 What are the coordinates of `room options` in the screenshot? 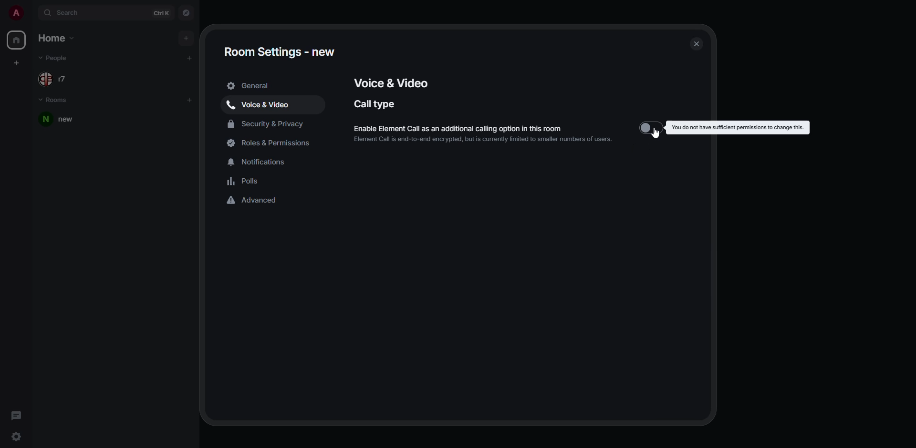 It's located at (195, 120).